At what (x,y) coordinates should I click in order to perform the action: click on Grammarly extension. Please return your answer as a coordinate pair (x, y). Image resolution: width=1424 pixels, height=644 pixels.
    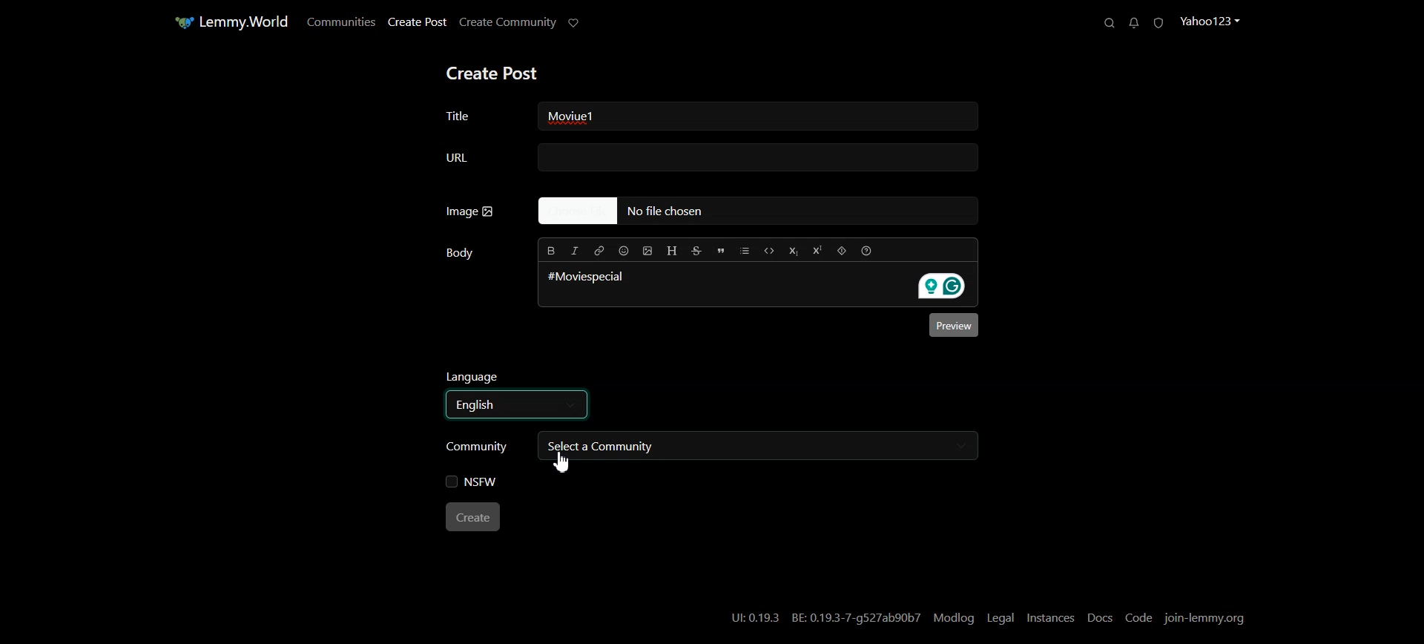
    Looking at the image, I should click on (947, 287).